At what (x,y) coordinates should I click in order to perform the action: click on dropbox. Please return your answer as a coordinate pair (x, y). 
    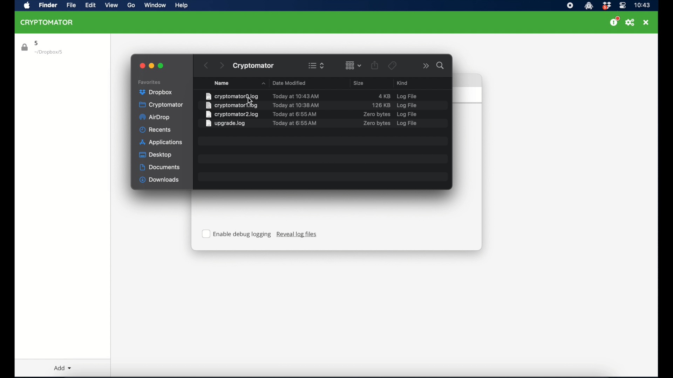
    Looking at the image, I should click on (157, 92).